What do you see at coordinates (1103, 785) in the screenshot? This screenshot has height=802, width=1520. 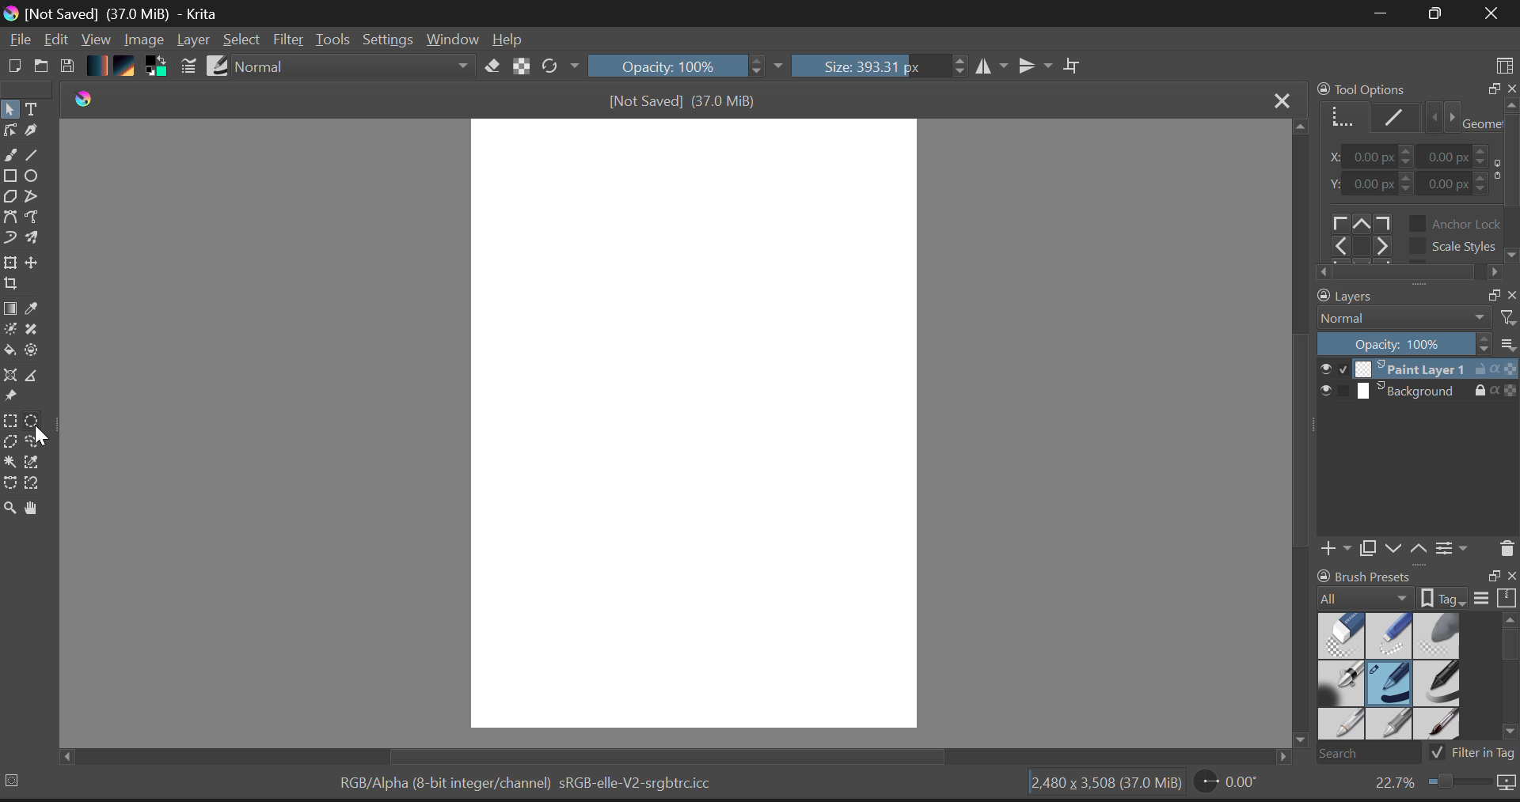 I see `Document Dimensions` at bounding box center [1103, 785].